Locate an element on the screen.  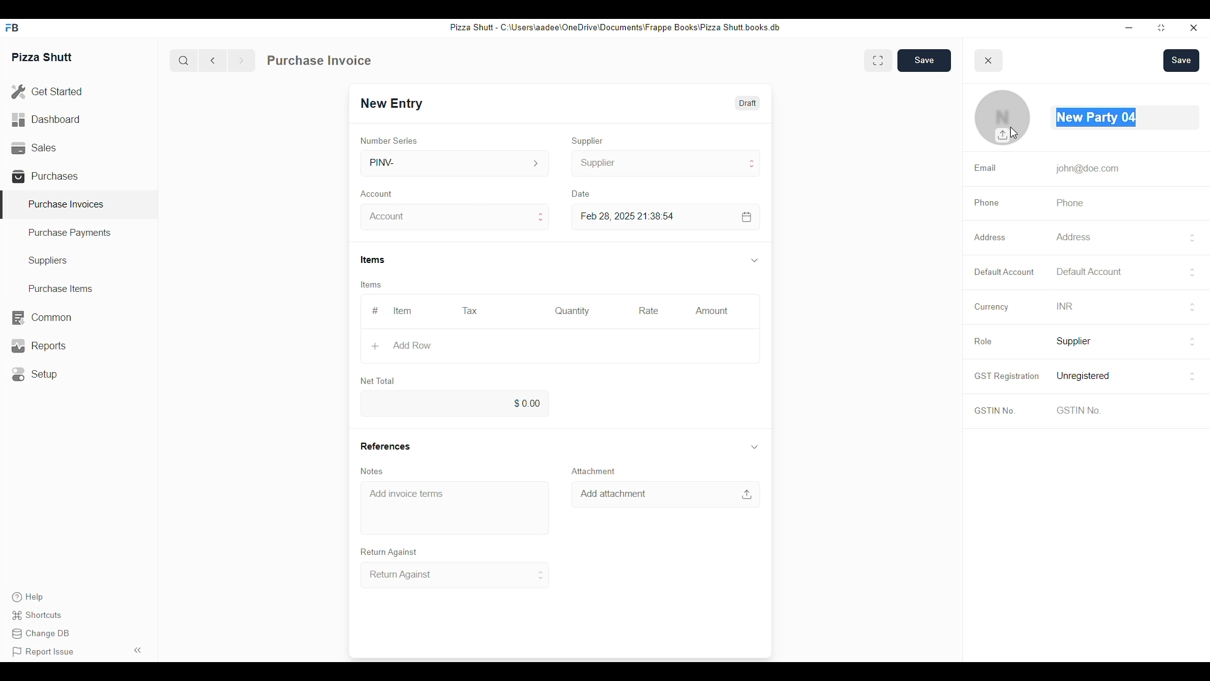
Suppliers. is located at coordinates (50, 260).